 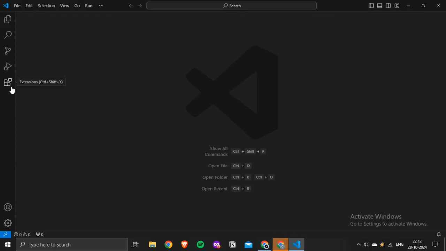 What do you see at coordinates (408, 6) in the screenshot?
I see `minimize` at bounding box center [408, 6].